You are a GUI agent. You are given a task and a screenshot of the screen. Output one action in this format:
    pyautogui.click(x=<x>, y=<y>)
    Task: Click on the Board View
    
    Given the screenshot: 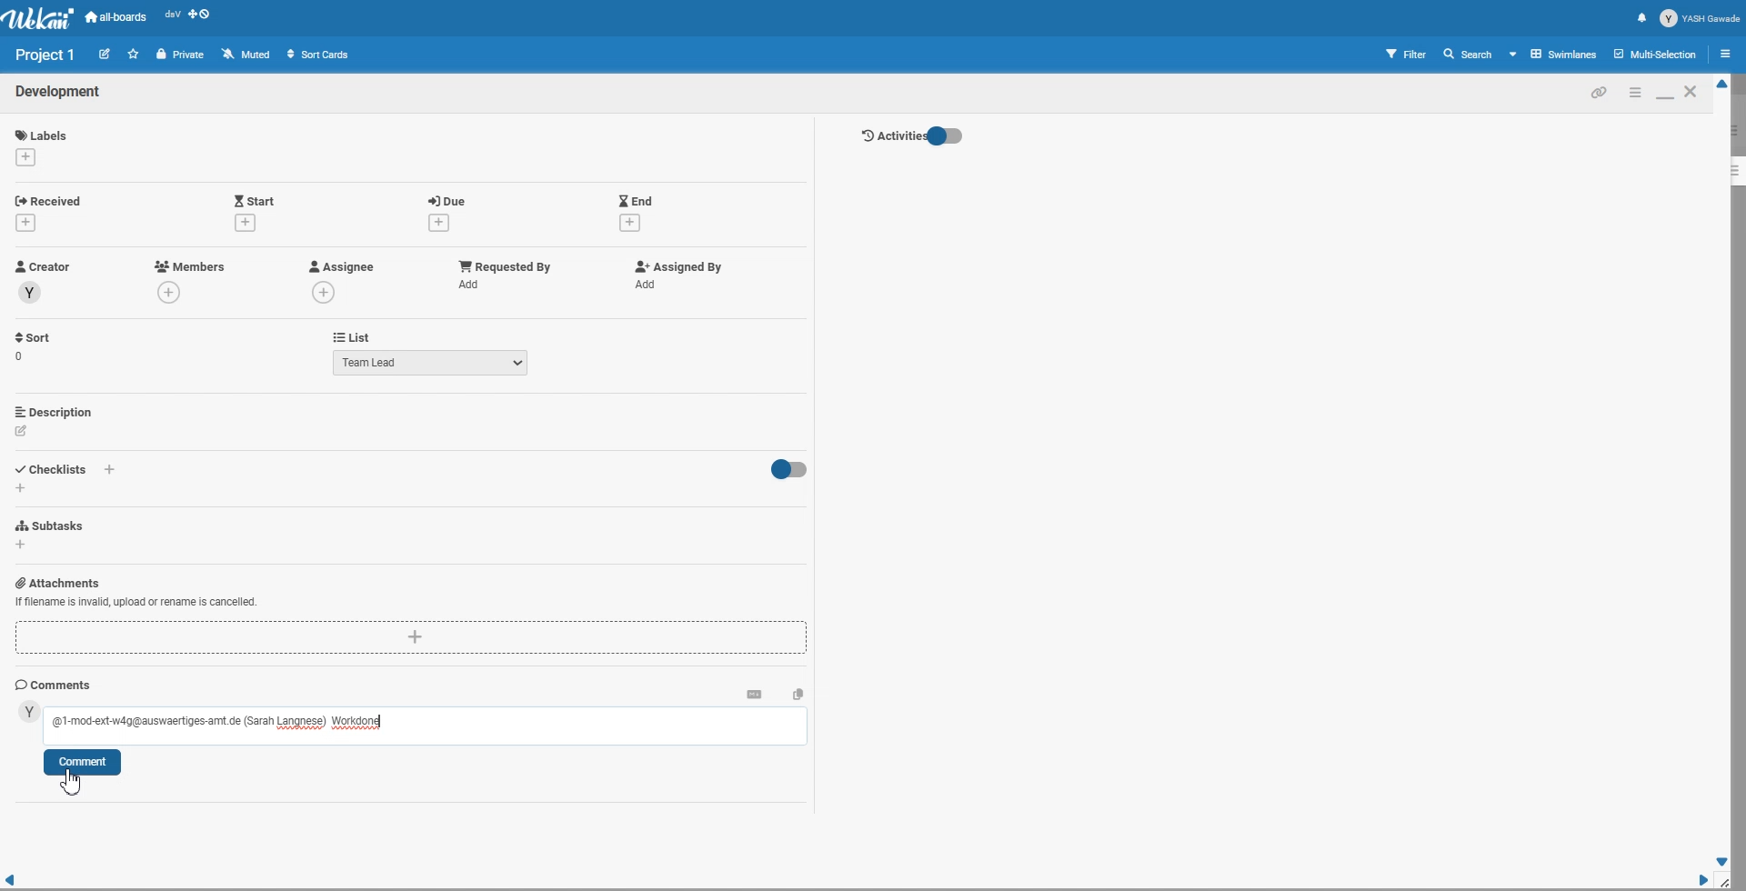 What is the action you would take?
    pyautogui.click(x=1554, y=54)
    